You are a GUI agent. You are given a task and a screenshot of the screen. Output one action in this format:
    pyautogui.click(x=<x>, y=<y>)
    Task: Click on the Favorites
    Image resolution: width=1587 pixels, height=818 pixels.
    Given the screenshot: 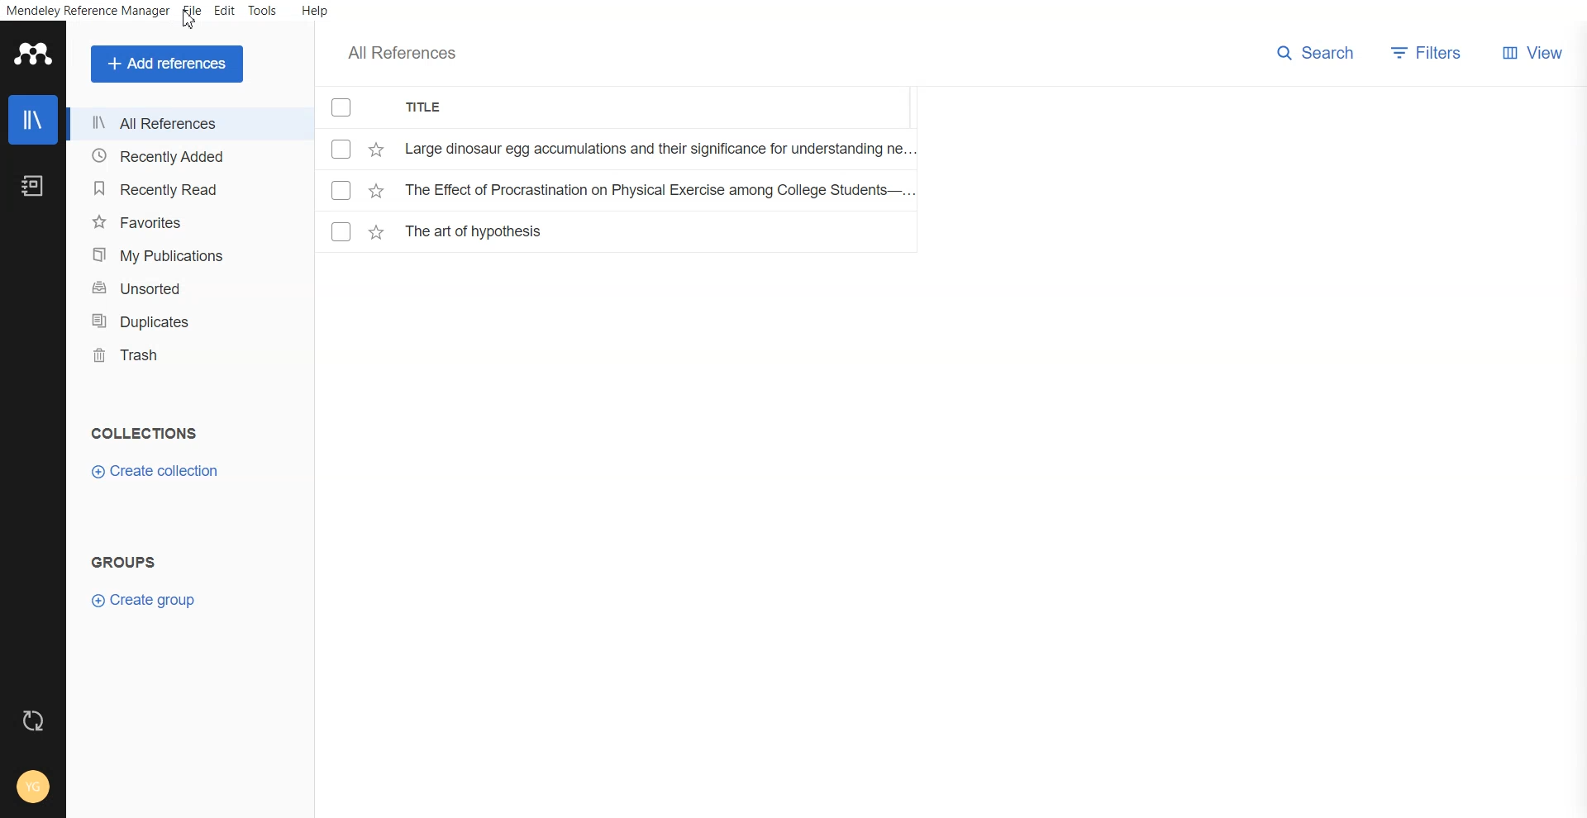 What is the action you would take?
    pyautogui.click(x=176, y=223)
    